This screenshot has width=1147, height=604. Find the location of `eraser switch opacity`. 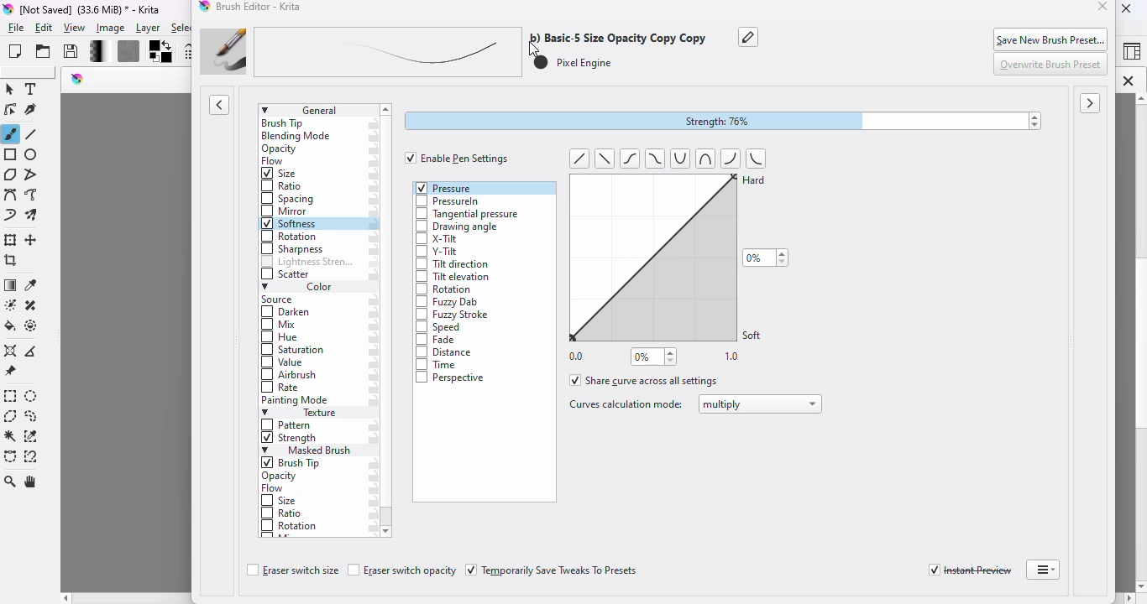

eraser switch opacity is located at coordinates (402, 570).